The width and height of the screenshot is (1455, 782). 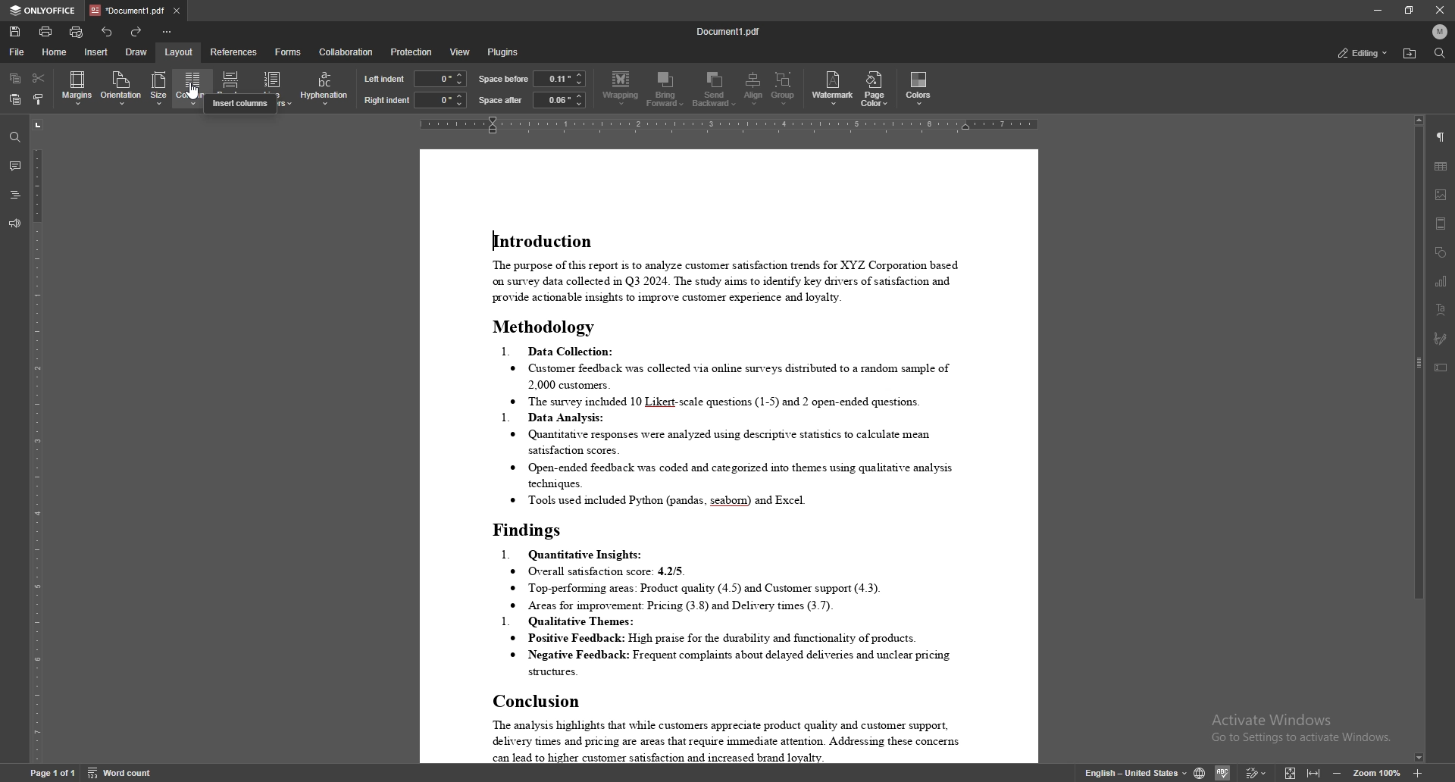 I want to click on colors, so click(x=919, y=88).